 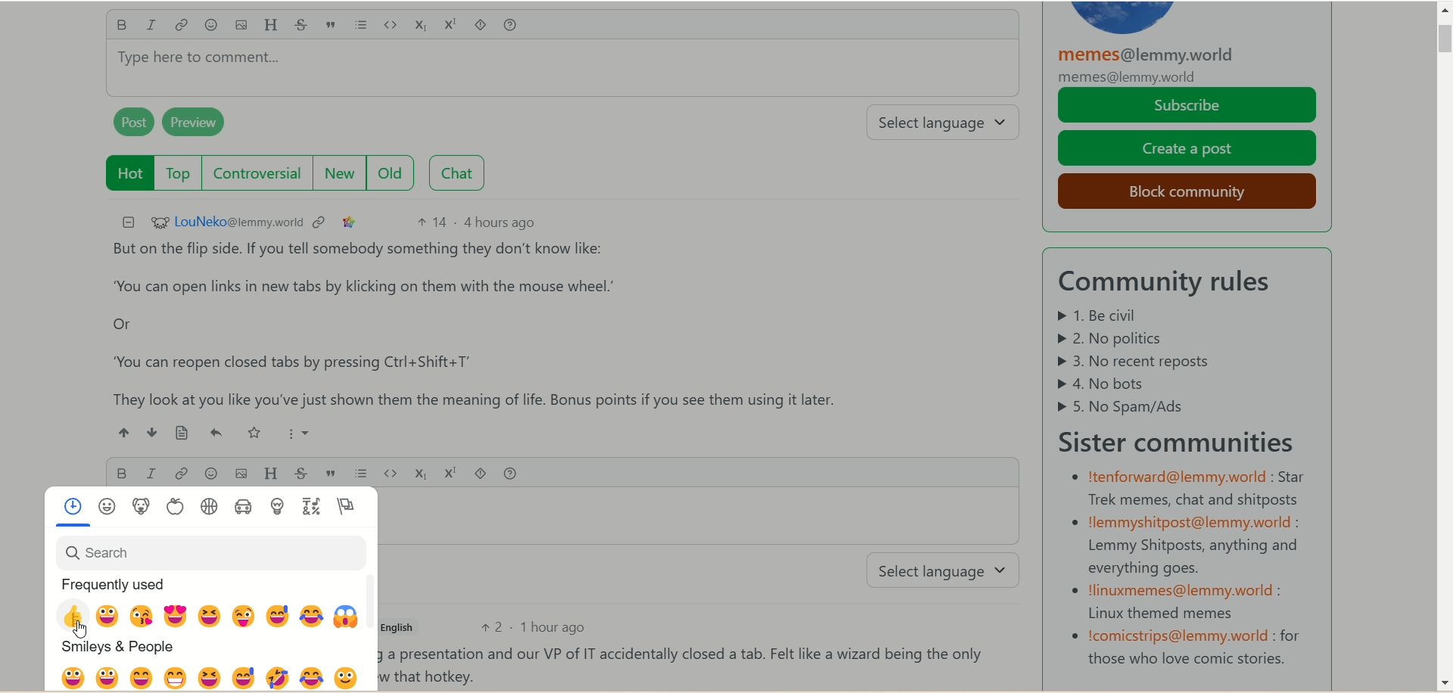 What do you see at coordinates (397, 174) in the screenshot?
I see `old` at bounding box center [397, 174].